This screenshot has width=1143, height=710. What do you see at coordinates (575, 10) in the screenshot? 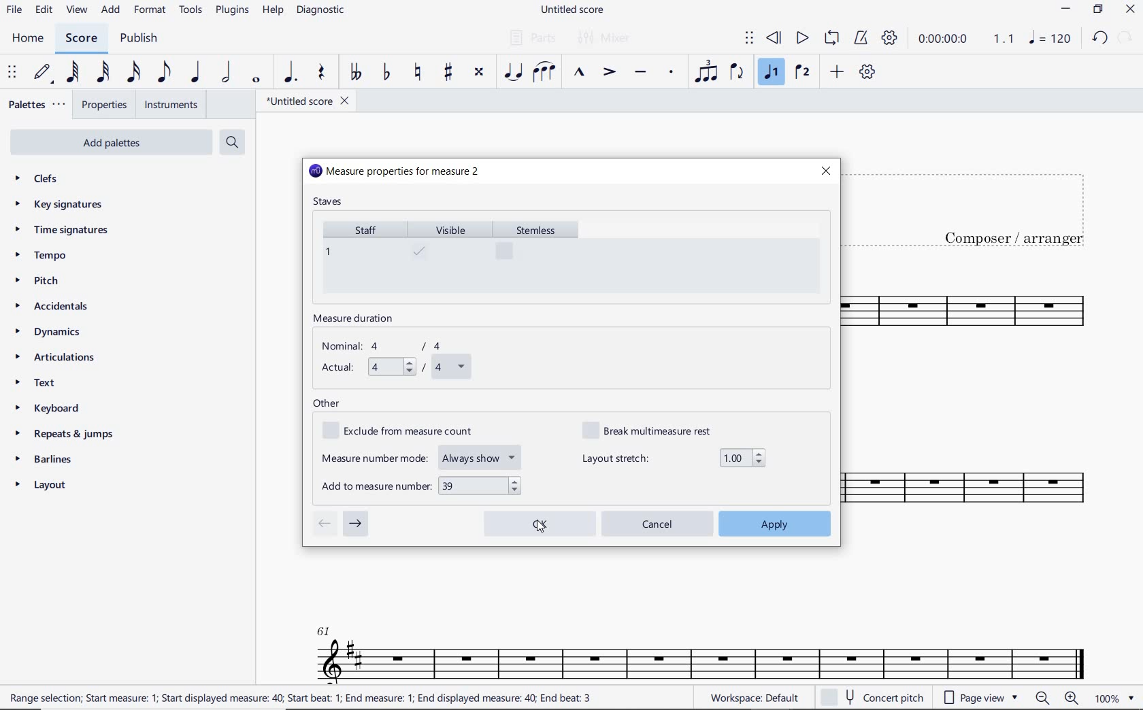
I see `FILE NAME` at bounding box center [575, 10].